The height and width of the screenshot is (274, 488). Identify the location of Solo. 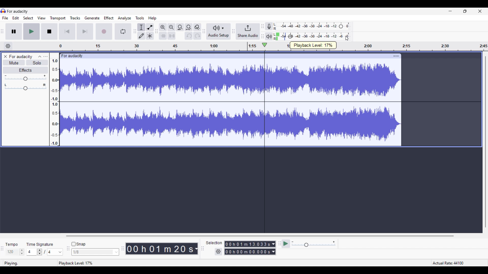
(37, 62).